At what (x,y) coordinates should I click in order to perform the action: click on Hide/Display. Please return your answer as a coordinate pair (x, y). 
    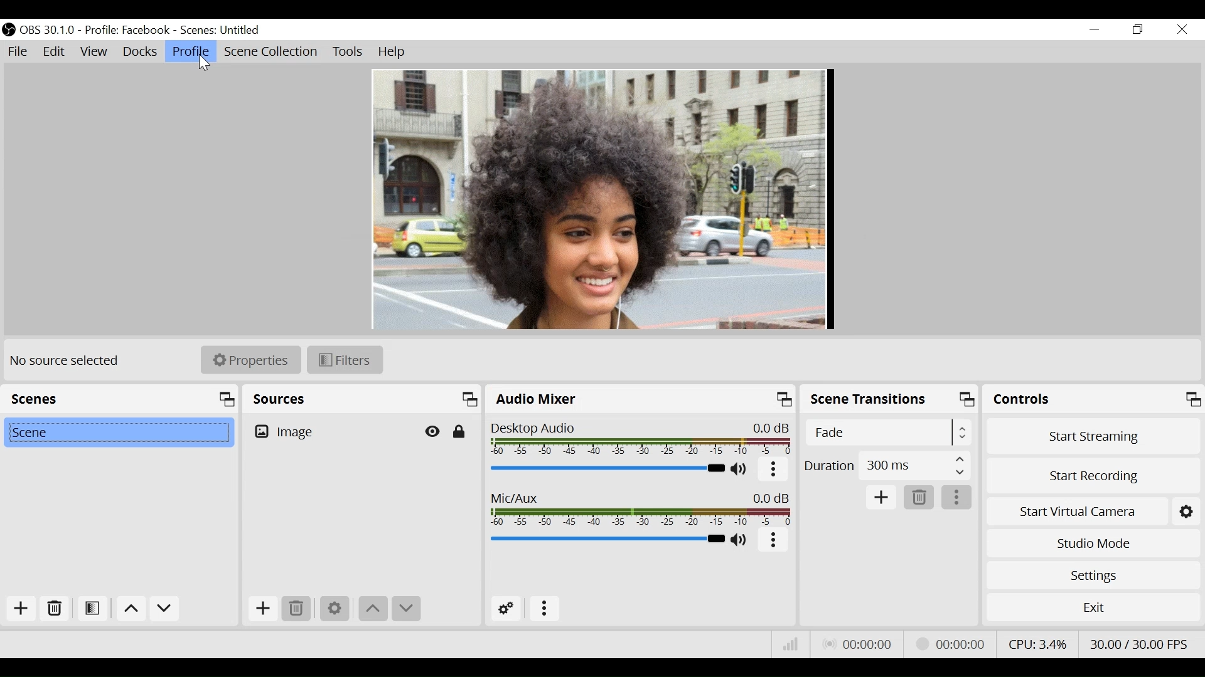
    Looking at the image, I should click on (434, 431).